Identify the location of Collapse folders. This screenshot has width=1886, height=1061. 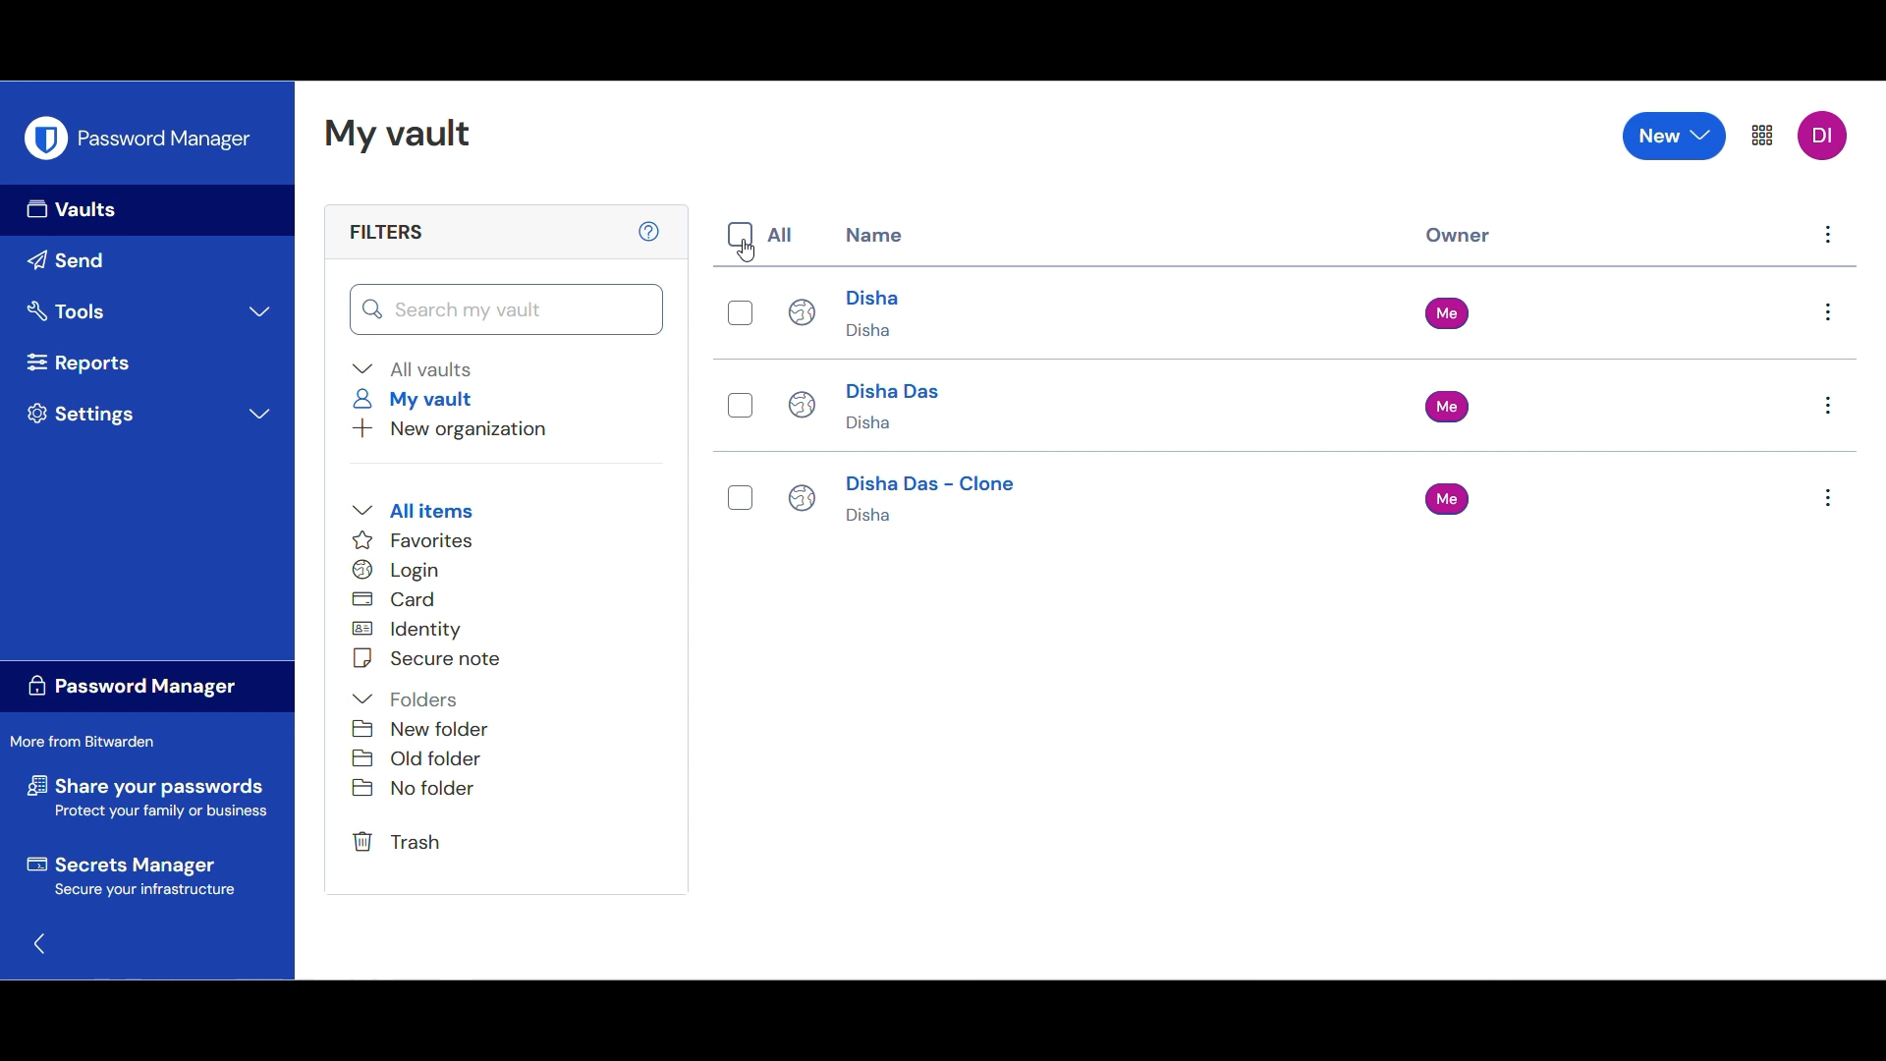
(408, 699).